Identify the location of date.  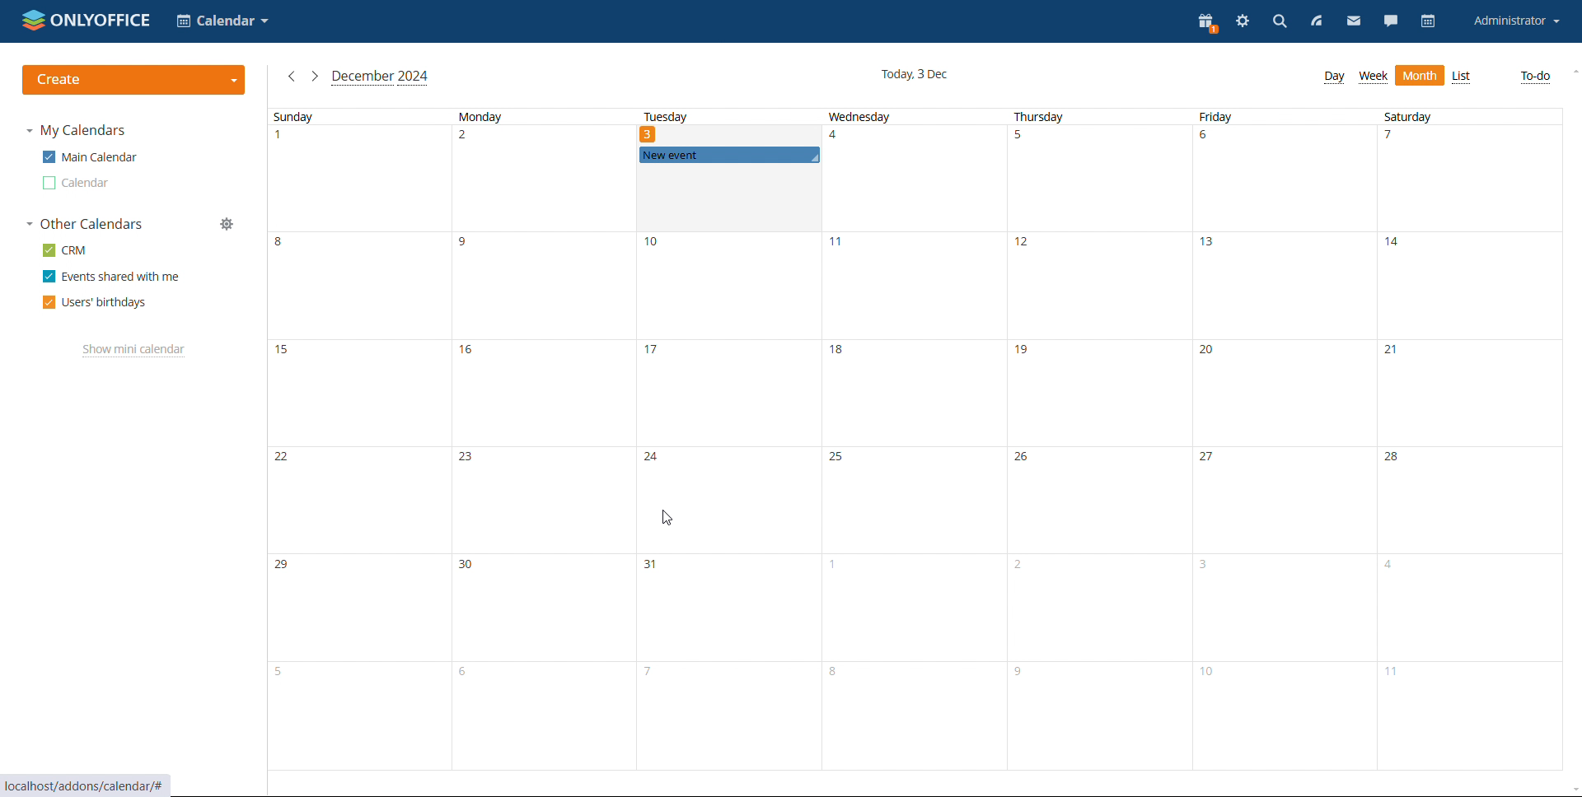
(1282, 287).